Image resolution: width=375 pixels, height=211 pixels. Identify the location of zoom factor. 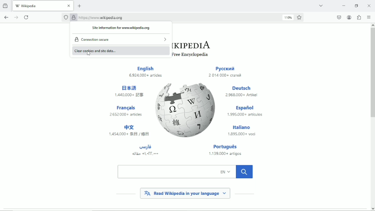
(288, 17).